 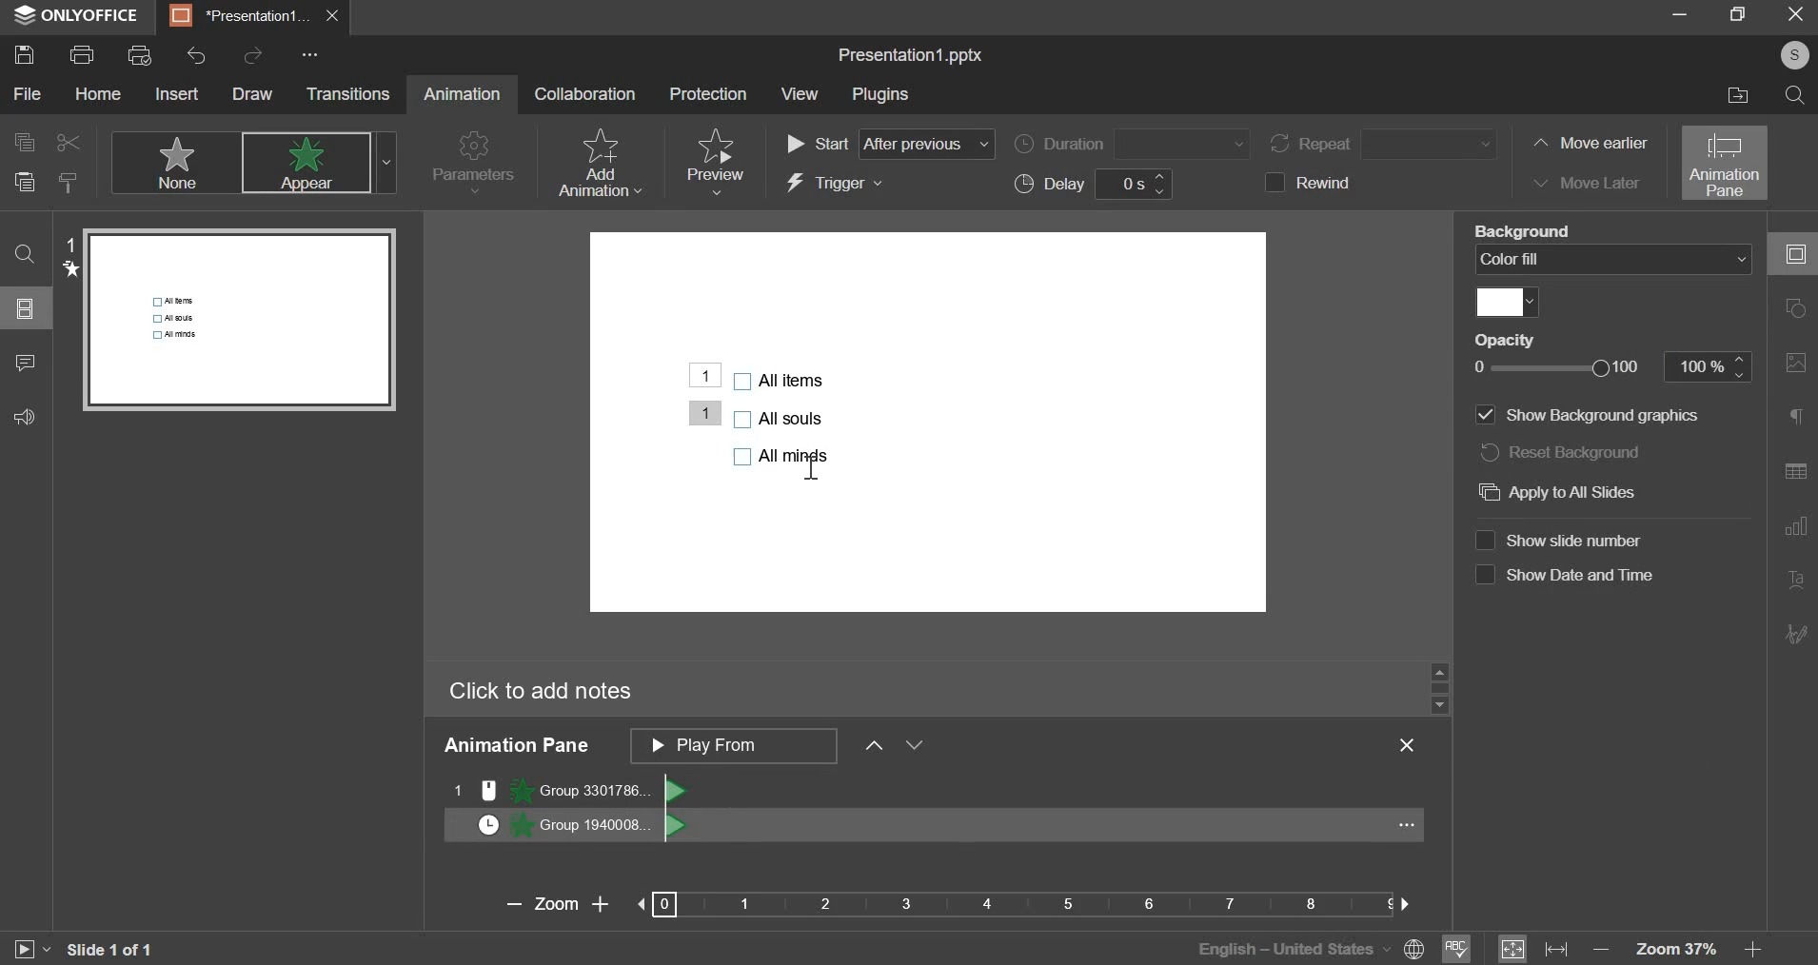 What do you see at coordinates (1794, 94) in the screenshot?
I see `search` at bounding box center [1794, 94].